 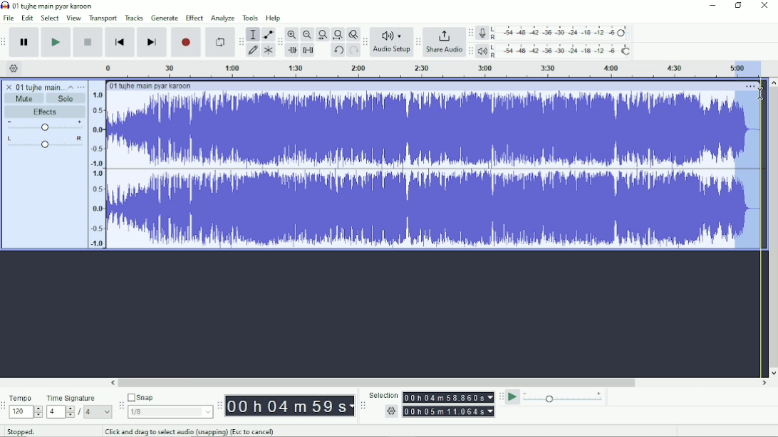 What do you see at coordinates (51, 19) in the screenshot?
I see `Select` at bounding box center [51, 19].